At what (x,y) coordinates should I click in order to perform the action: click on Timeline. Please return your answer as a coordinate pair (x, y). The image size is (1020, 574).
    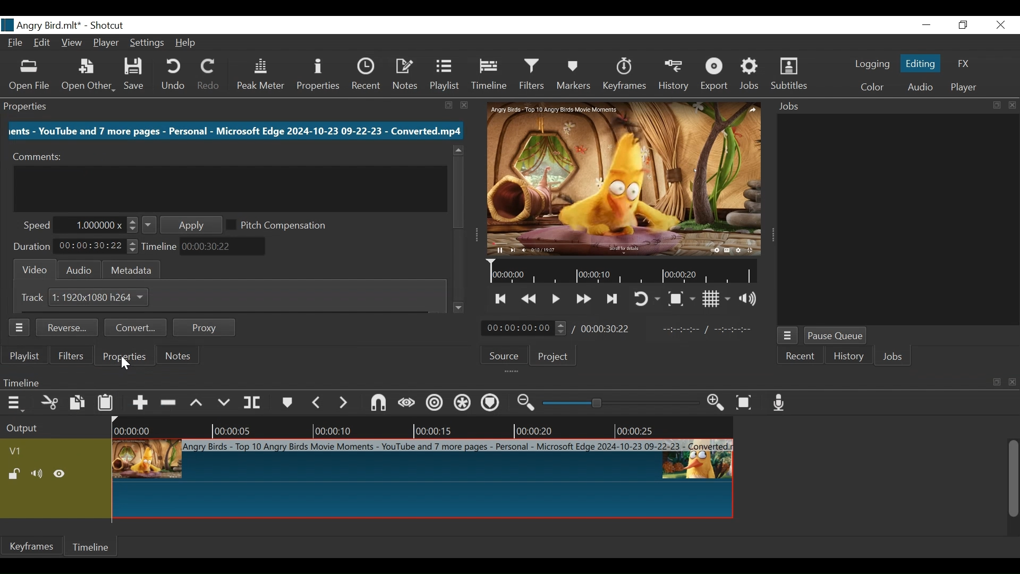
    Looking at the image, I should click on (92, 546).